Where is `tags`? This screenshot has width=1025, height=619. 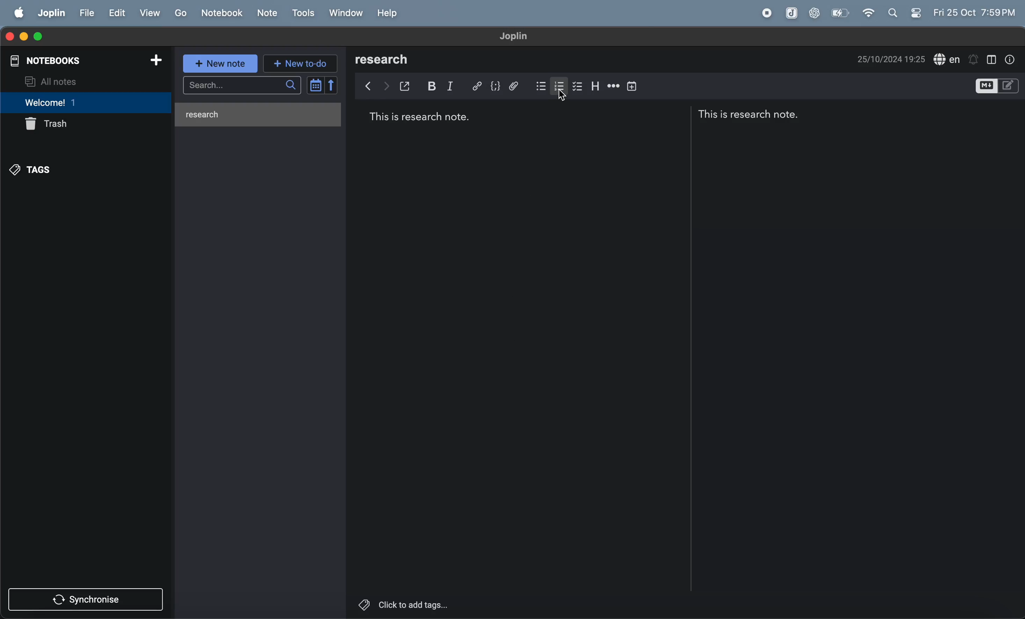
tags is located at coordinates (32, 168).